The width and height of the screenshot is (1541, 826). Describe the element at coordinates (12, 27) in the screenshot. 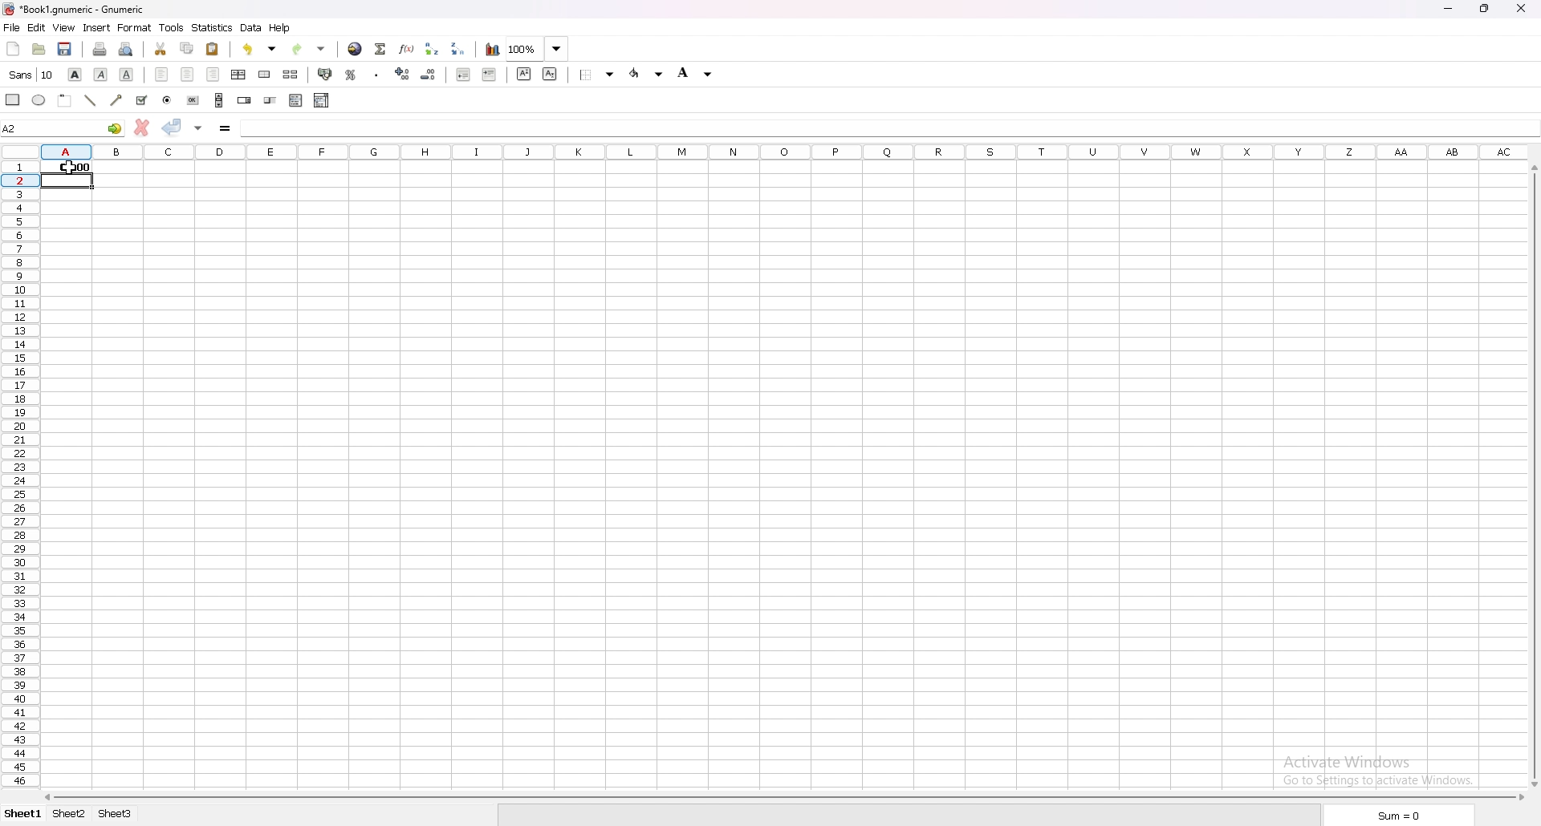

I see `file` at that location.